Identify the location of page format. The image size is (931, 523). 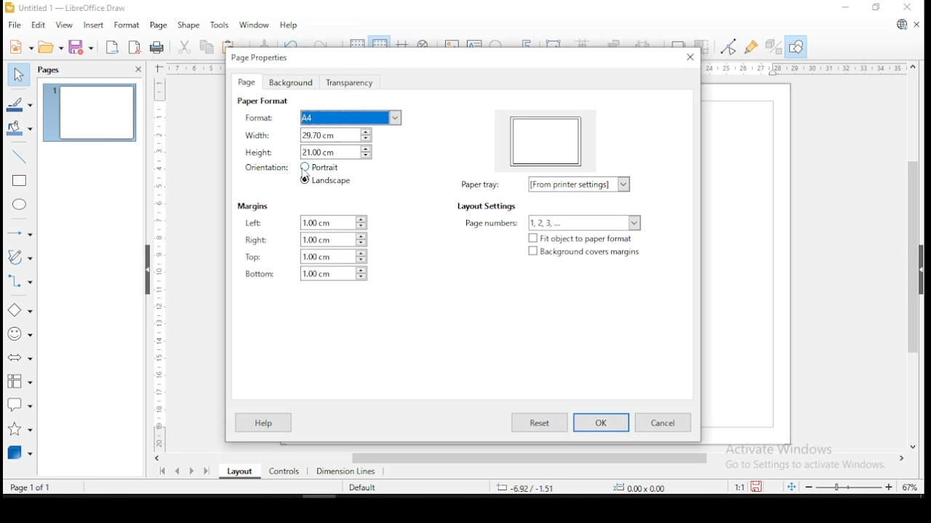
(263, 101).